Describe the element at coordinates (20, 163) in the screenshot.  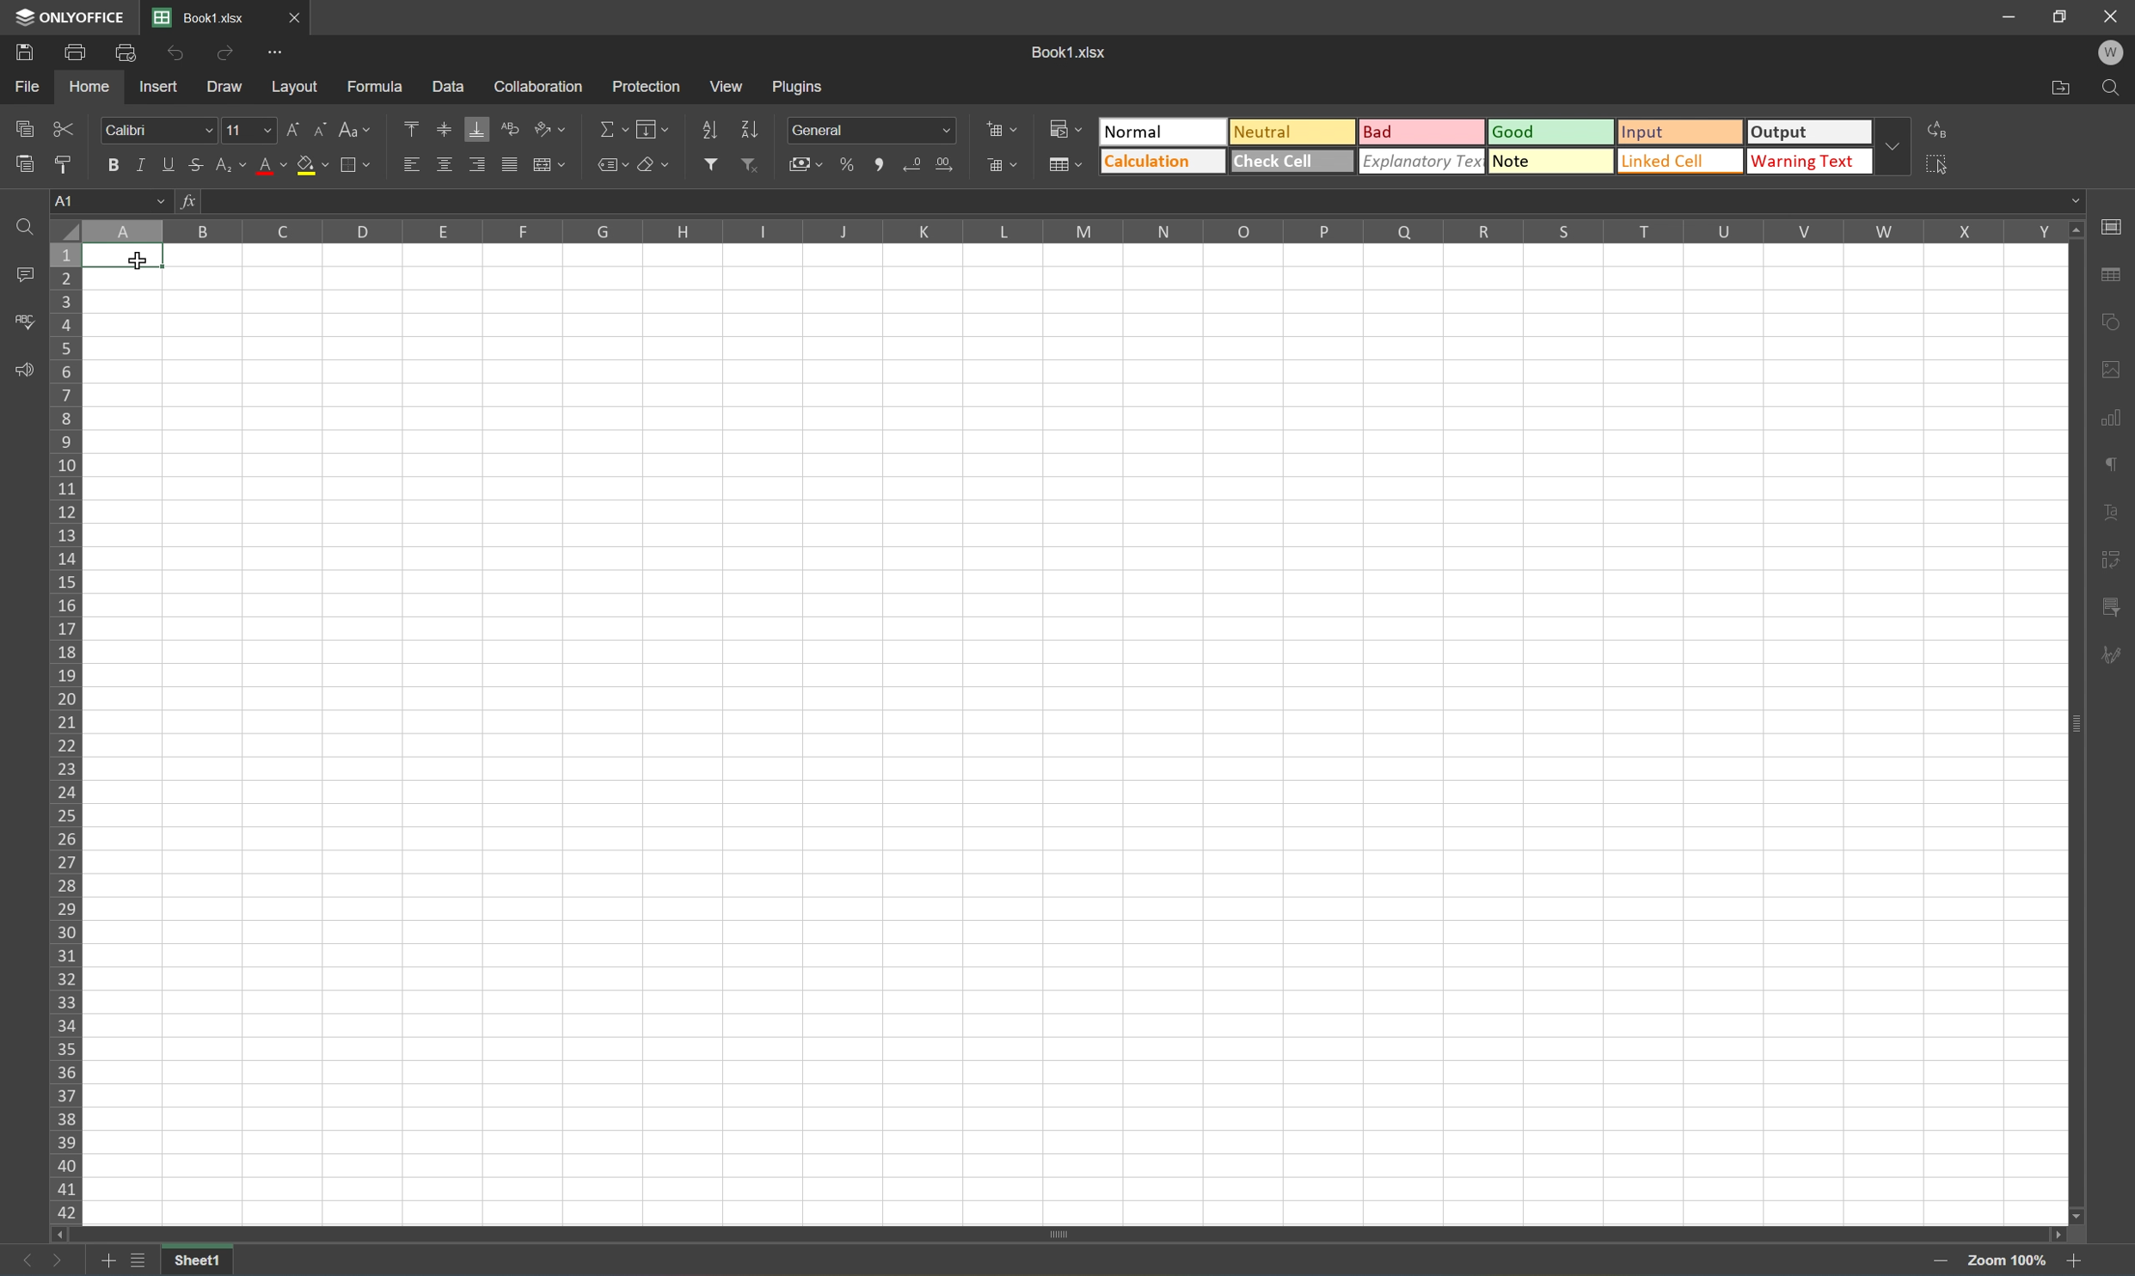
I see `Paste` at that location.